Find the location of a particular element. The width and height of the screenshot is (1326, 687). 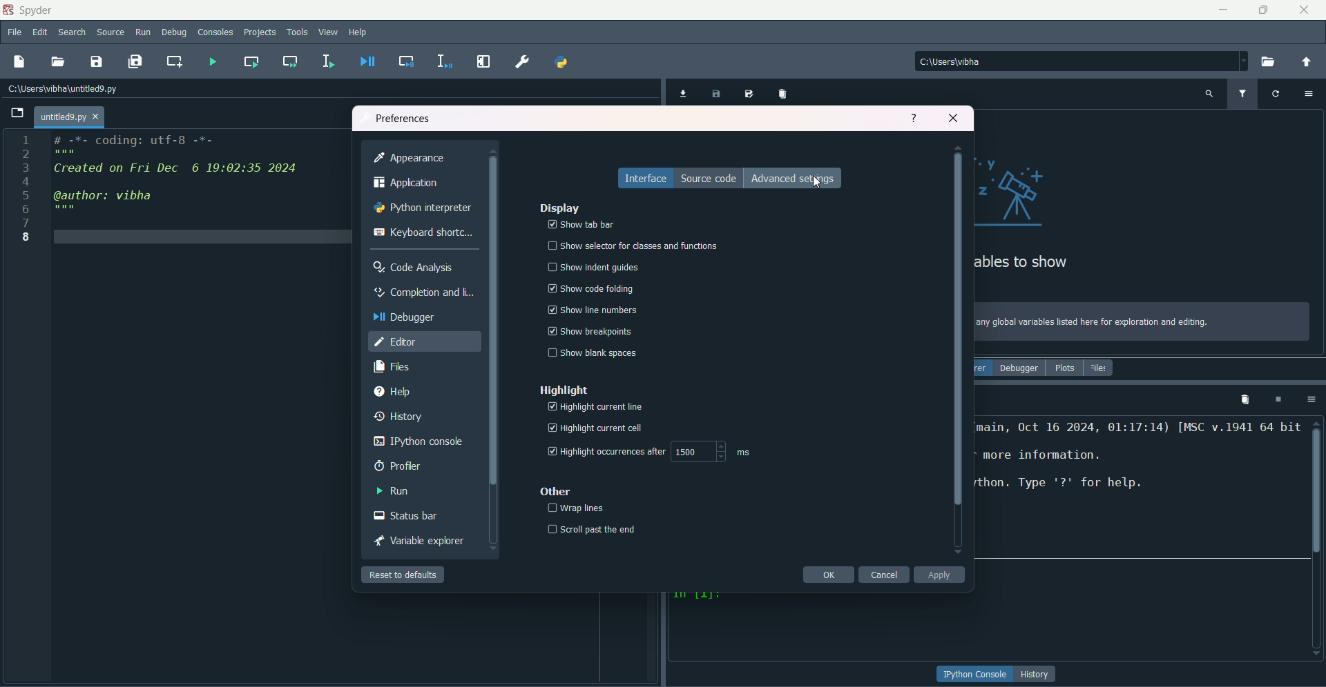

remove all variables is located at coordinates (785, 93).